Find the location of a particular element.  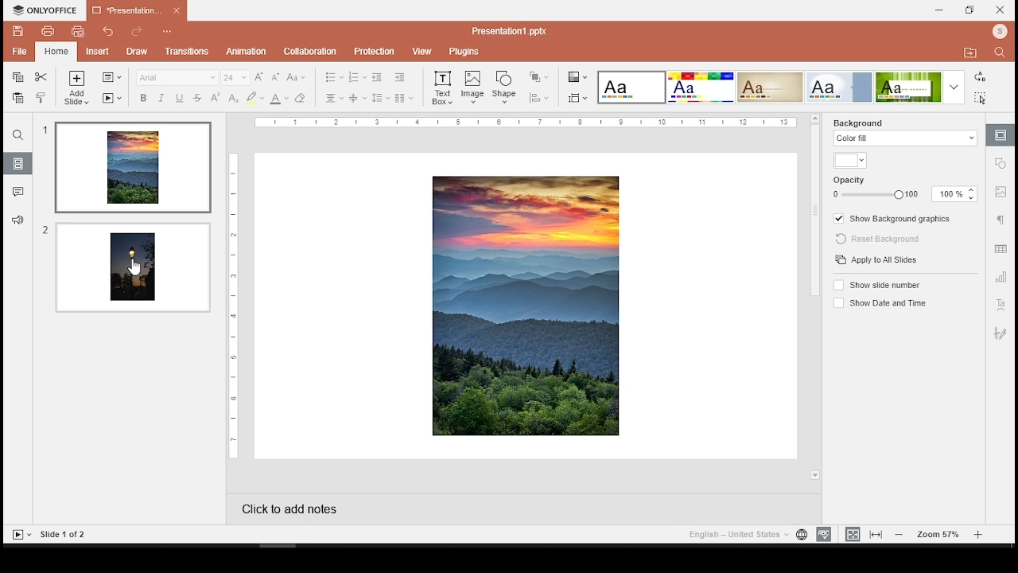

zoom level is located at coordinates (938, 534).